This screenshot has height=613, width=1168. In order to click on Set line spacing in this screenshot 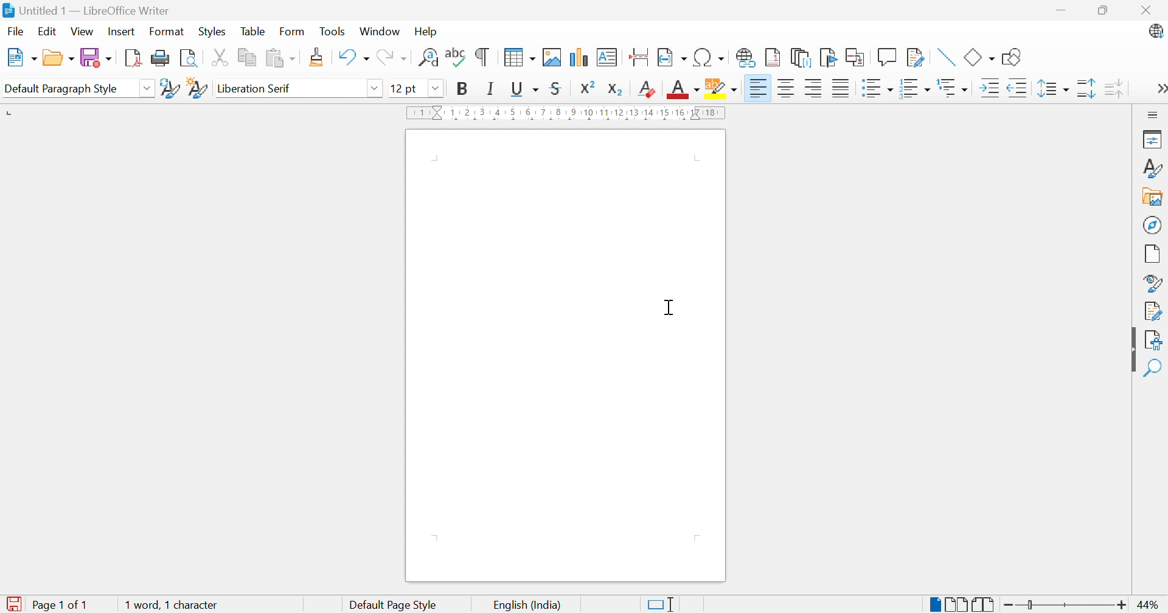, I will do `click(1055, 89)`.